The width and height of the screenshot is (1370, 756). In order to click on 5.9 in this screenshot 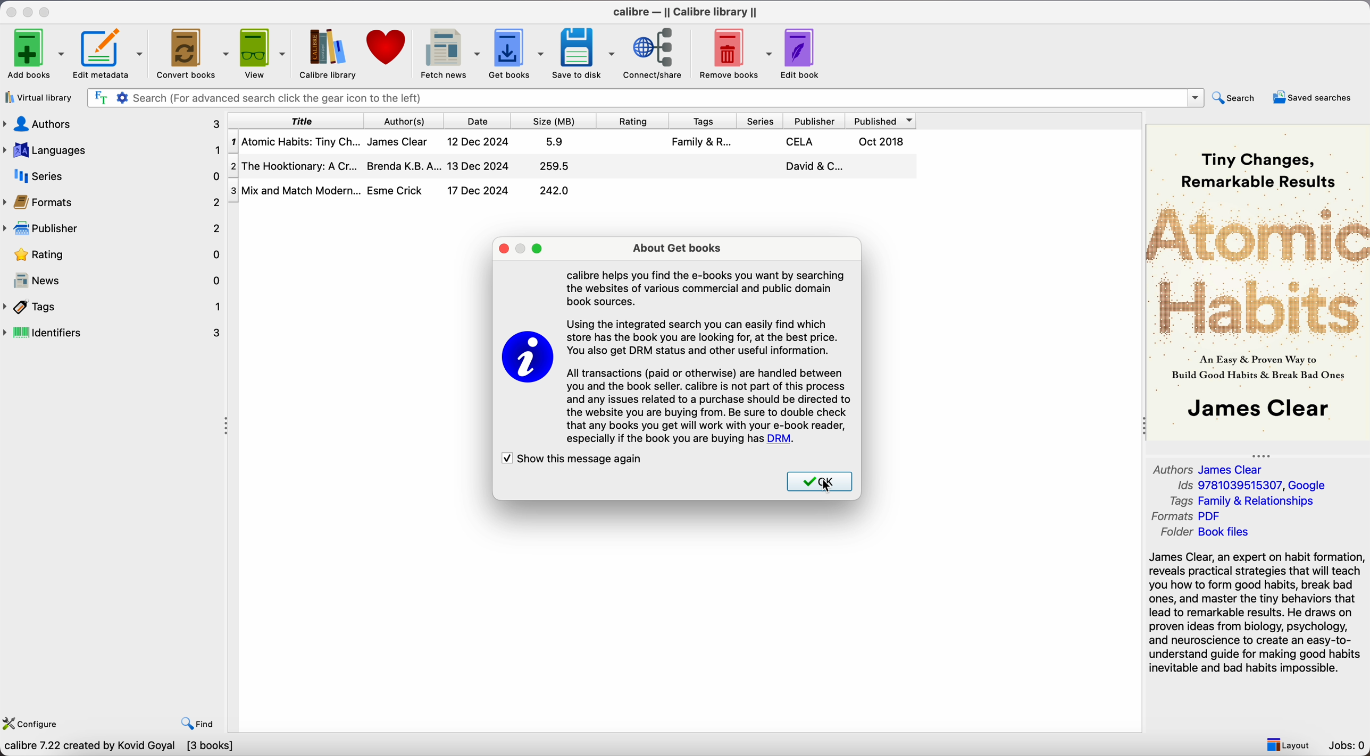, I will do `click(555, 142)`.